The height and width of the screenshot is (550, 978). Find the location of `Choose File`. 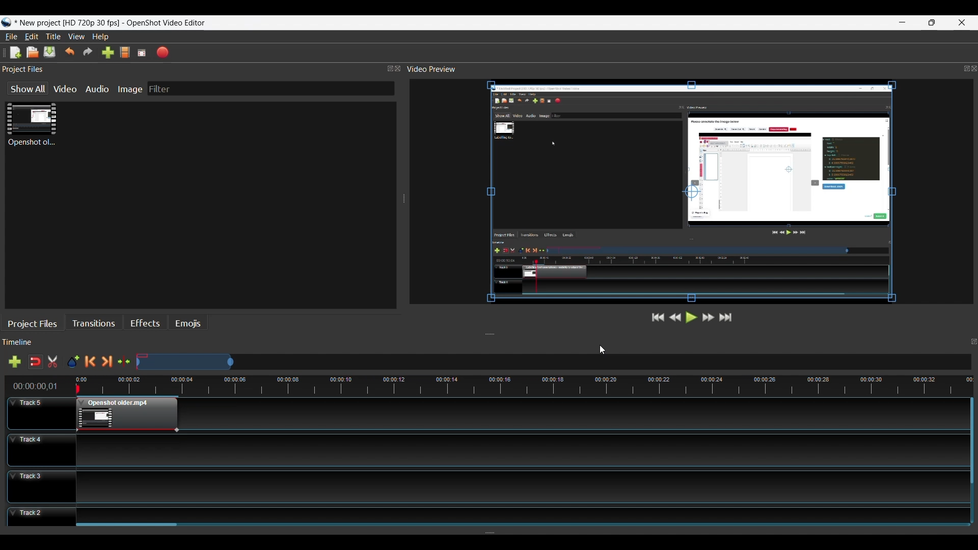

Choose File is located at coordinates (127, 53).